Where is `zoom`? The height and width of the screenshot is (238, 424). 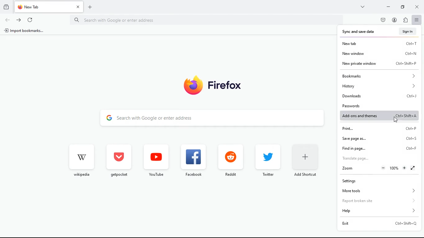 zoom is located at coordinates (377, 168).